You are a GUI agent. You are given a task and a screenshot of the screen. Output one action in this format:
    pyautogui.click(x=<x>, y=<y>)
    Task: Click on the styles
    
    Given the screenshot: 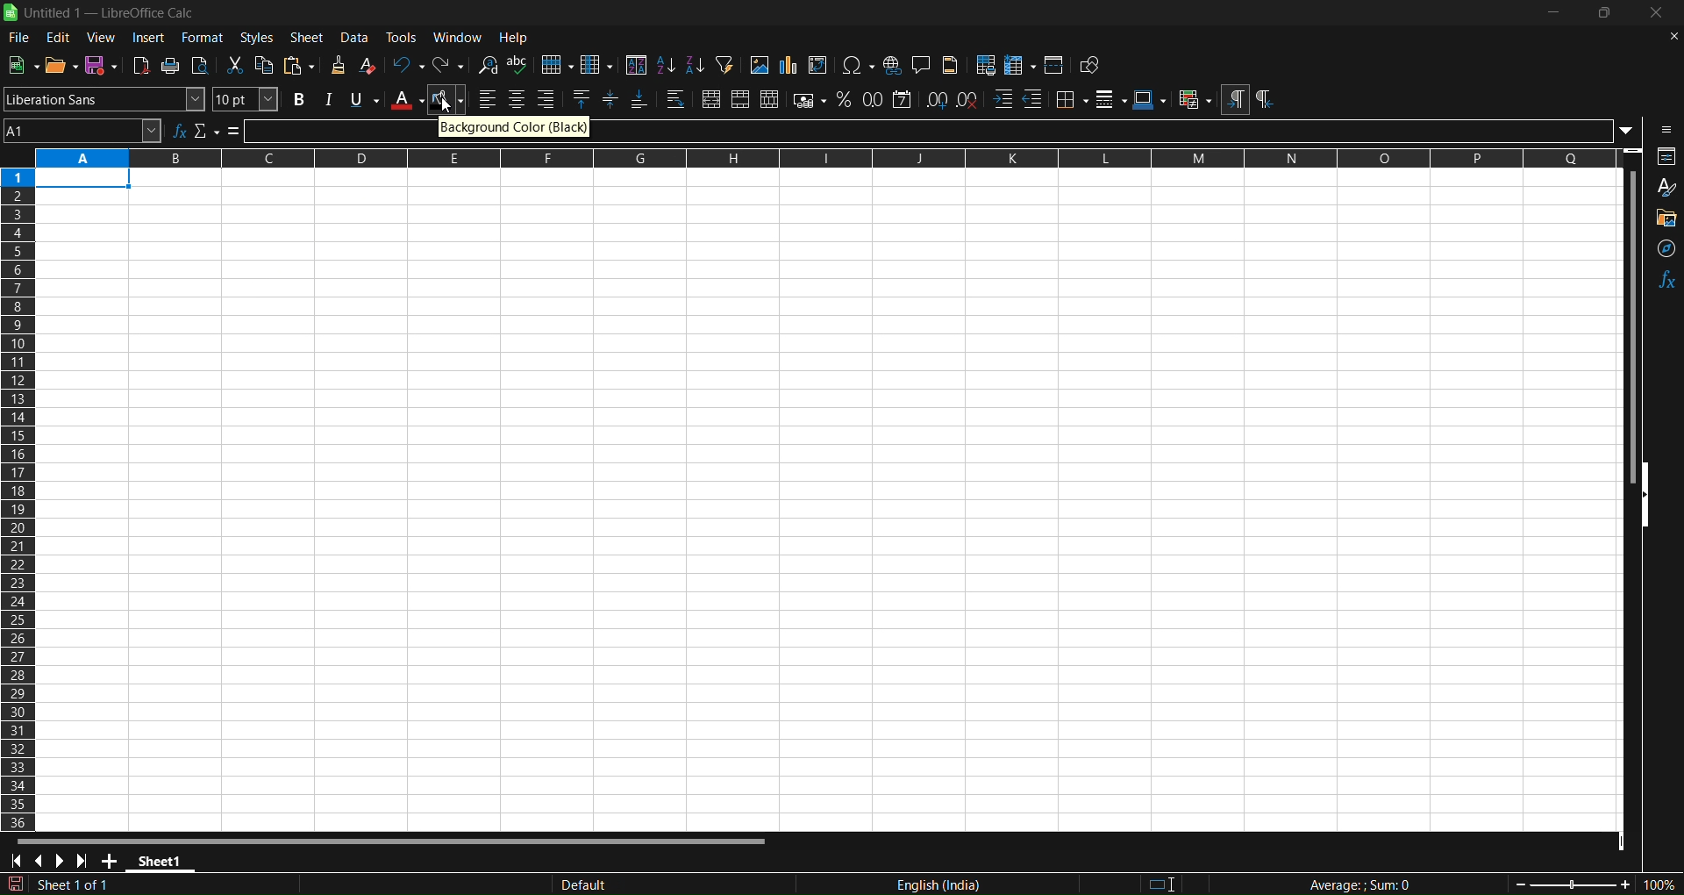 What is the action you would take?
    pyautogui.click(x=1664, y=184)
    